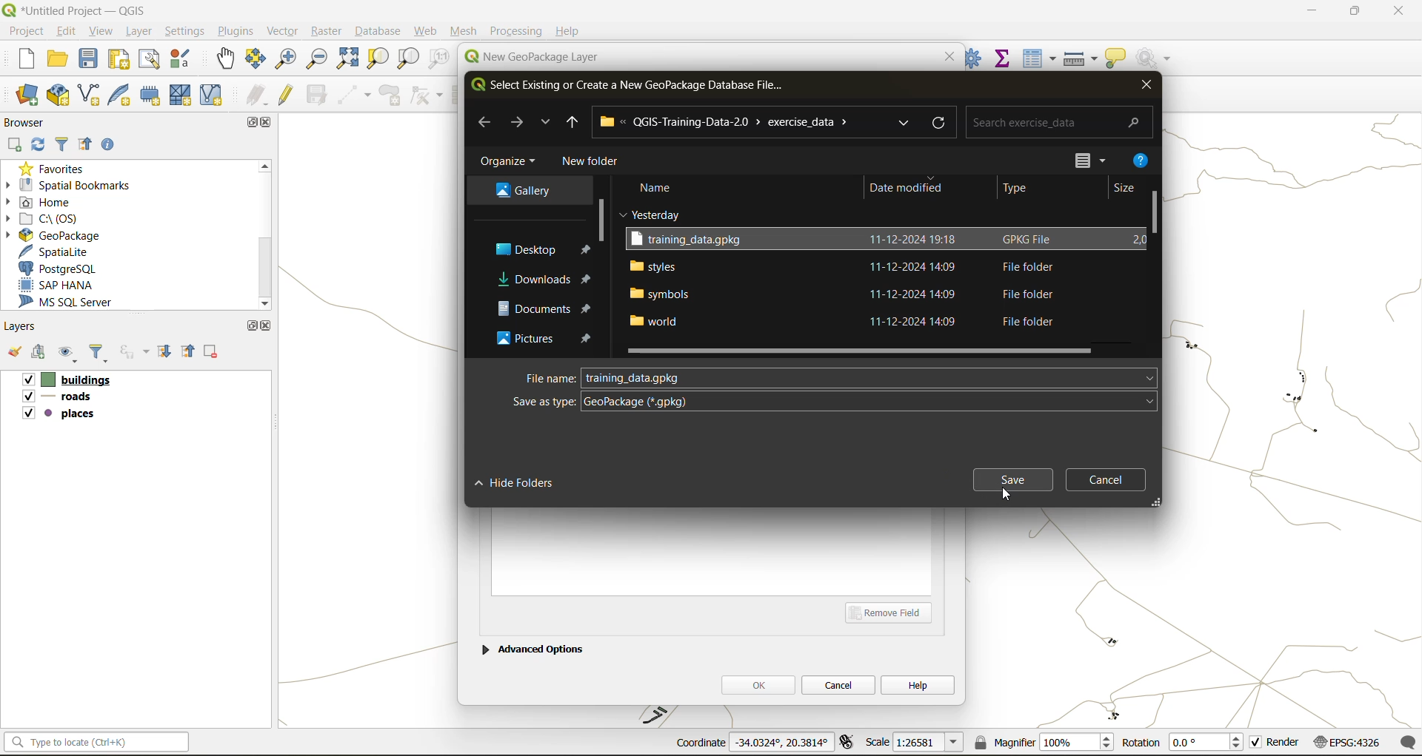  What do you see at coordinates (465, 31) in the screenshot?
I see `mesh` at bounding box center [465, 31].